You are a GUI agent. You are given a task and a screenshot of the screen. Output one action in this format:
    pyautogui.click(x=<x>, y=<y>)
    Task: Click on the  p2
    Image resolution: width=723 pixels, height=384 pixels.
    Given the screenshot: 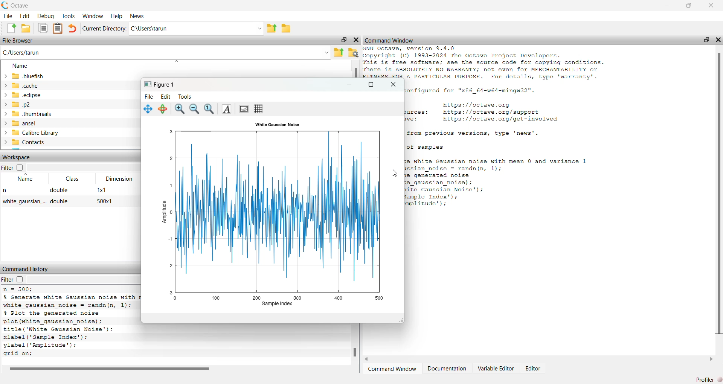 What is the action you would take?
    pyautogui.click(x=22, y=105)
    